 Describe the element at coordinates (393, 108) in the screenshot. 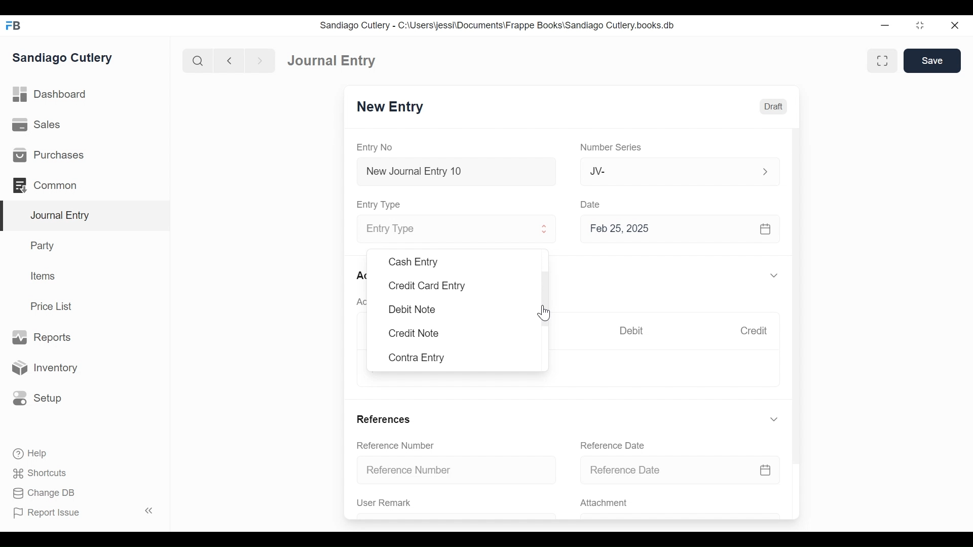

I see `New Entry` at that location.